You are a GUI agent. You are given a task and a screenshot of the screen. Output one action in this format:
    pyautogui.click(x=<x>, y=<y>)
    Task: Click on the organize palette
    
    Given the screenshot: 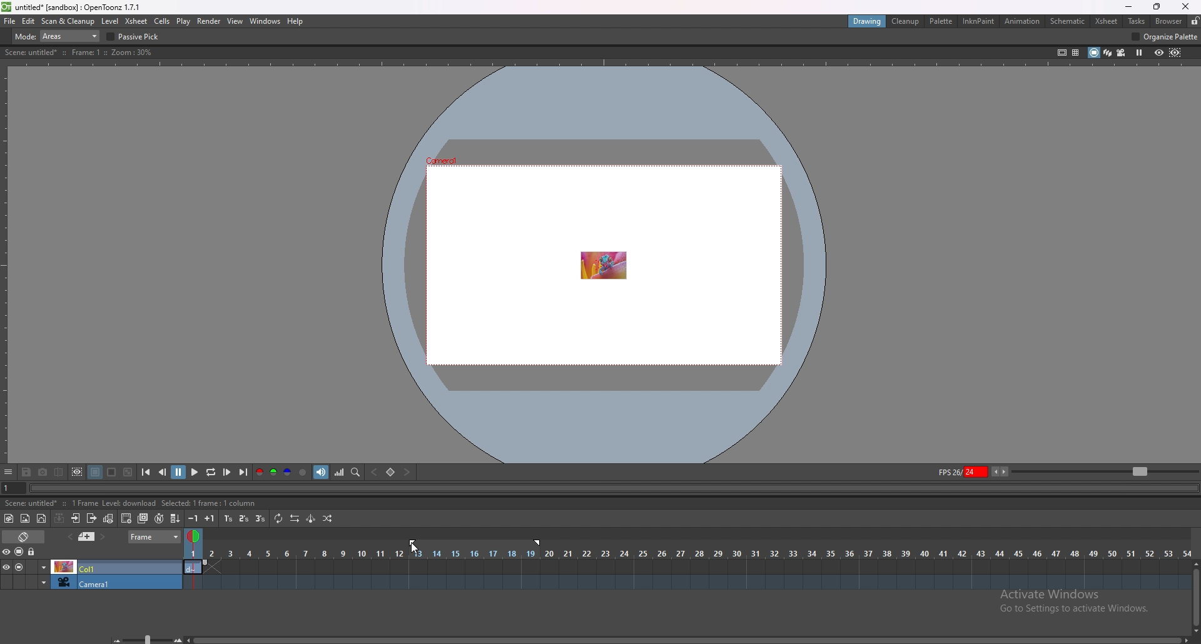 What is the action you would take?
    pyautogui.click(x=1165, y=36)
    